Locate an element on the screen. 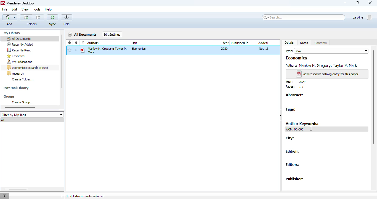 This screenshot has width=377, height=199. details is located at coordinates (289, 43).